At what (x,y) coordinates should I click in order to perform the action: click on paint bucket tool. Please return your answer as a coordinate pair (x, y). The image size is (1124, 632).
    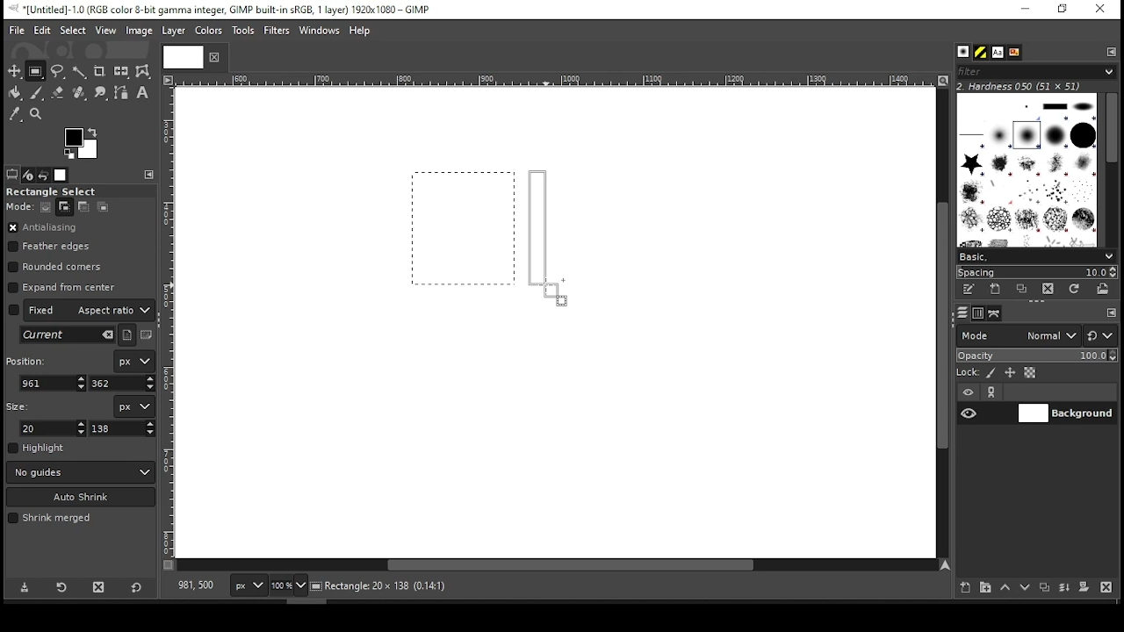
    Looking at the image, I should click on (16, 92).